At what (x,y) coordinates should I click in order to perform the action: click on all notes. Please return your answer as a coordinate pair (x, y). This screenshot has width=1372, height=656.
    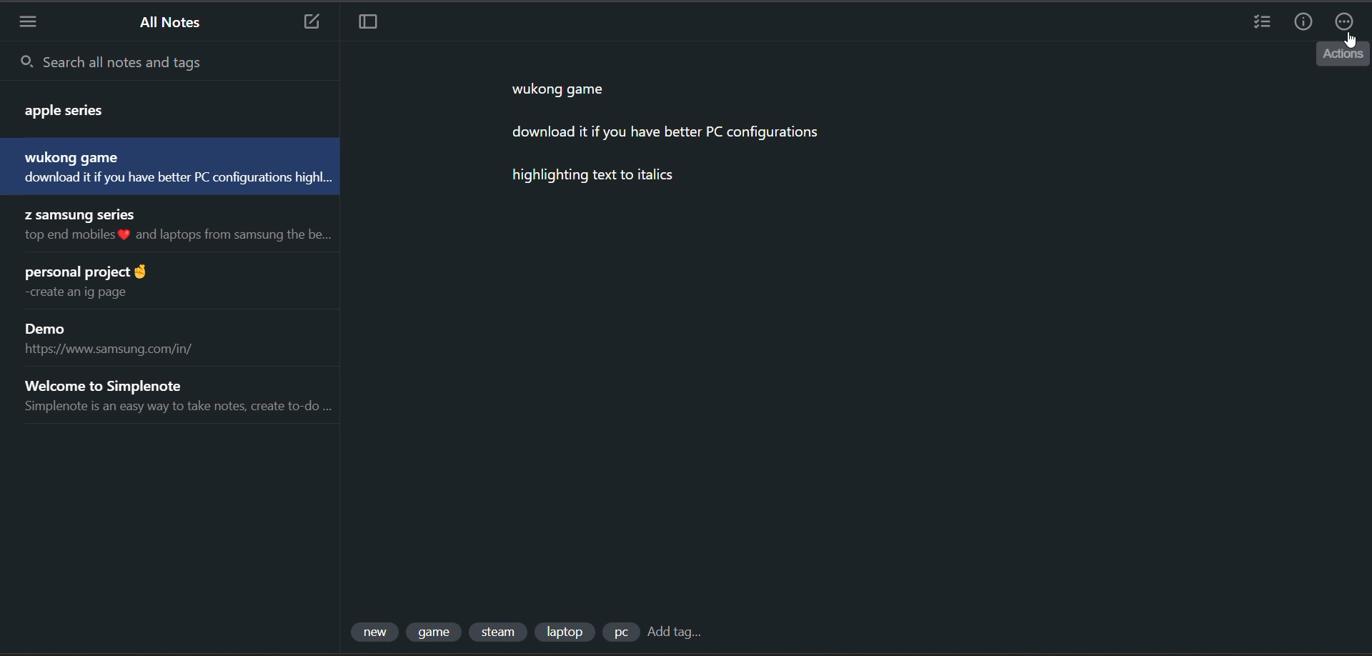
    Looking at the image, I should click on (176, 24).